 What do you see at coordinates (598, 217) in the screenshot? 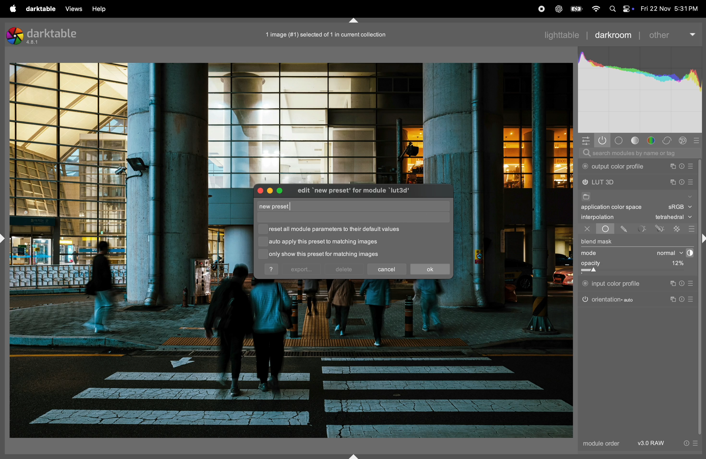
I see `interpolation` at bounding box center [598, 217].